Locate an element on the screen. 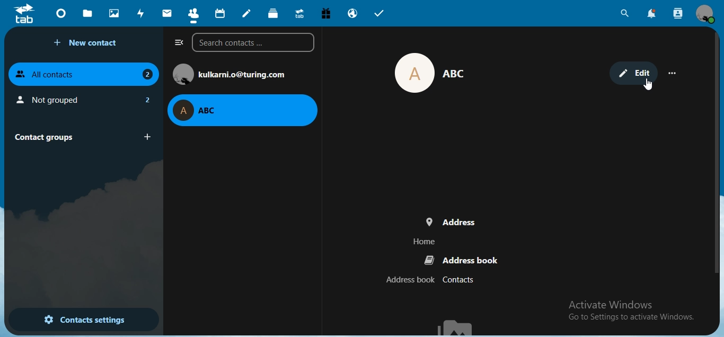  calendar is located at coordinates (219, 12).